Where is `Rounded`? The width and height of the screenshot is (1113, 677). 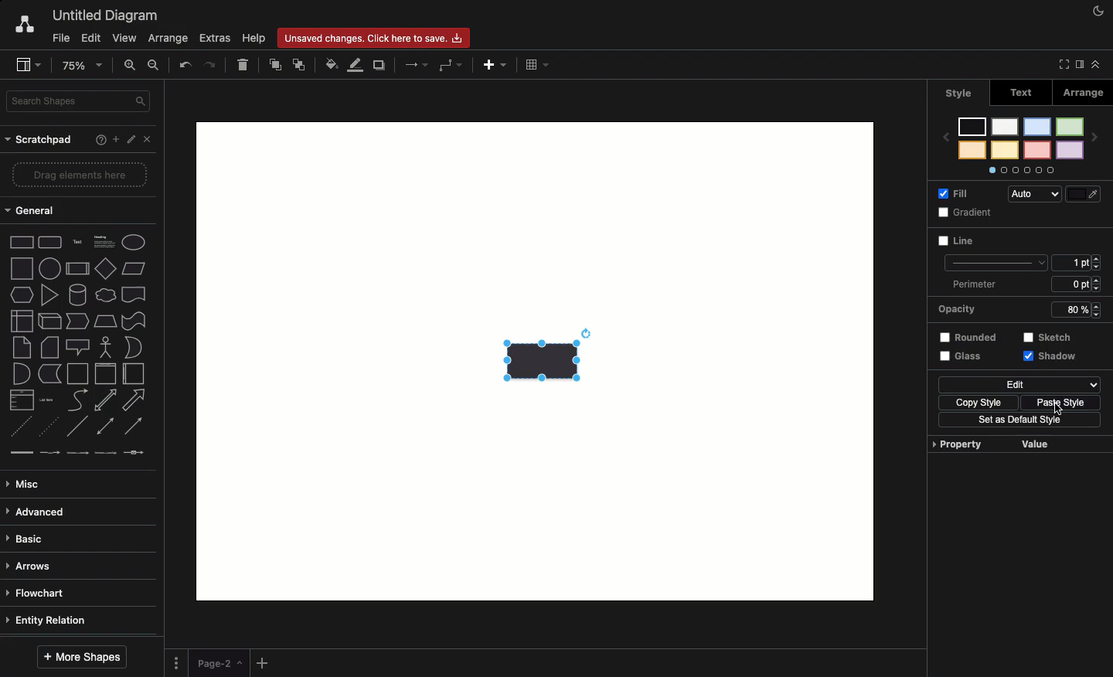
Rounded is located at coordinates (970, 337).